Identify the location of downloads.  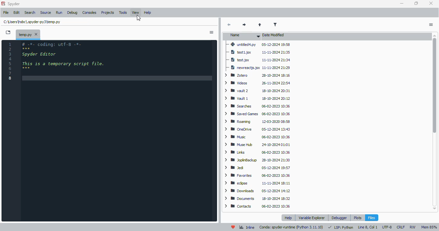
(258, 191).